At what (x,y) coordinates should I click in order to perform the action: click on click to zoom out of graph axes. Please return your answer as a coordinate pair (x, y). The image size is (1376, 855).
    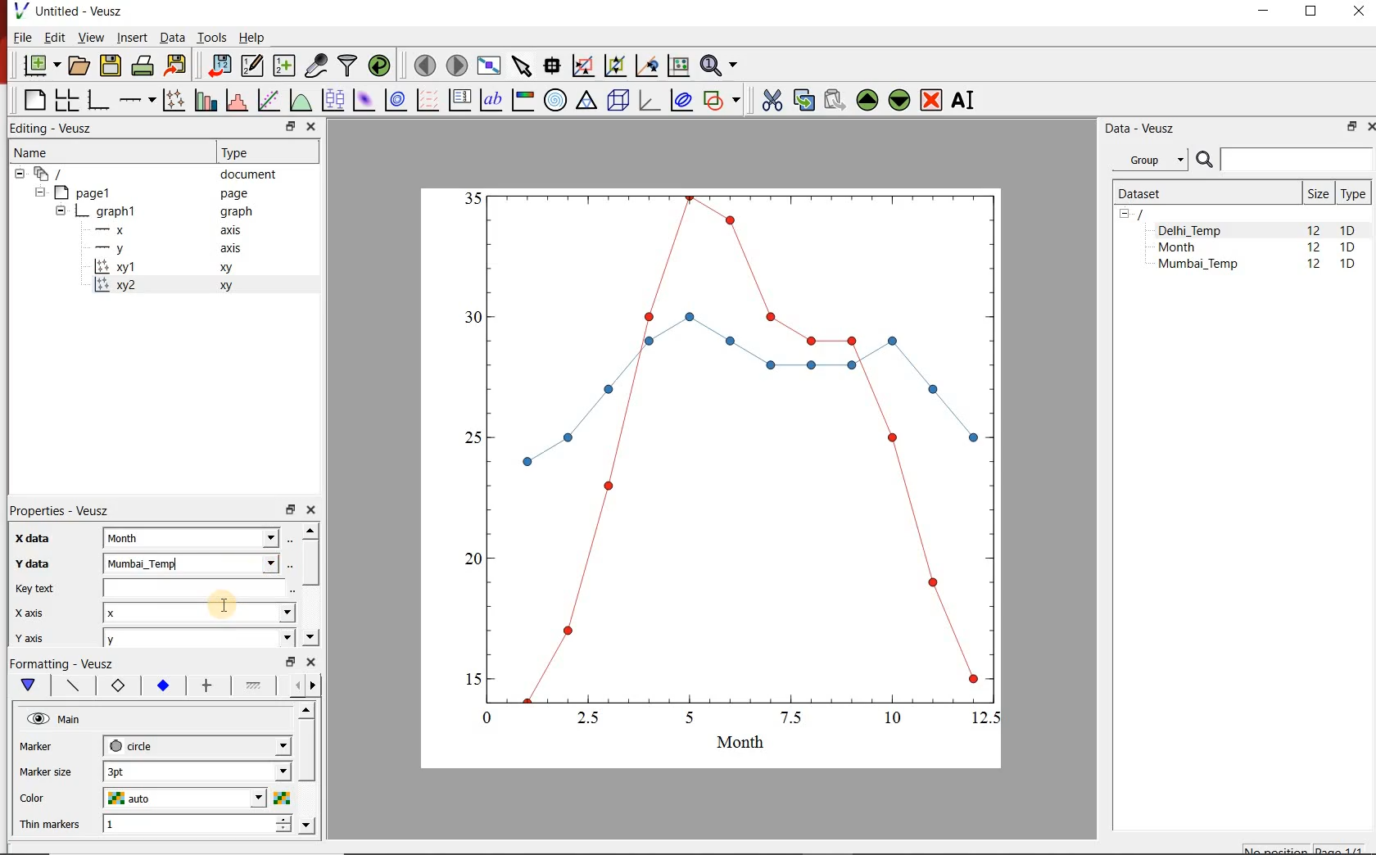
    Looking at the image, I should click on (614, 66).